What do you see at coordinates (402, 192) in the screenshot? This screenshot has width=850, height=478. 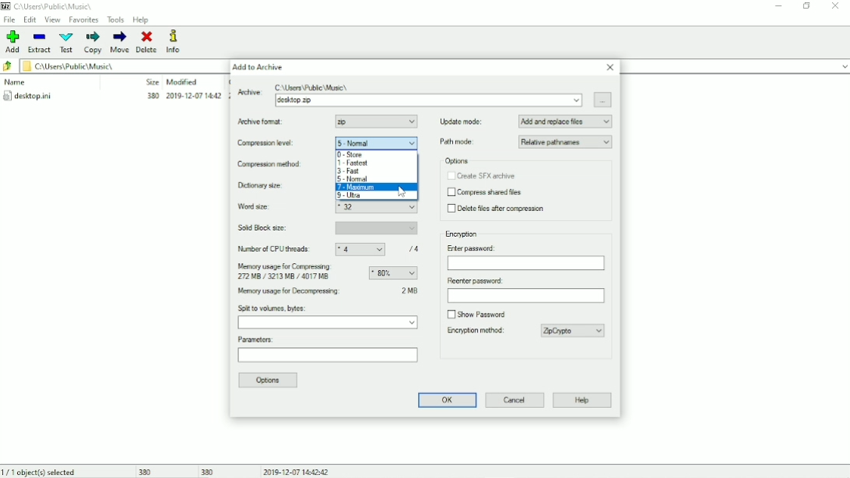 I see `Cursor` at bounding box center [402, 192].